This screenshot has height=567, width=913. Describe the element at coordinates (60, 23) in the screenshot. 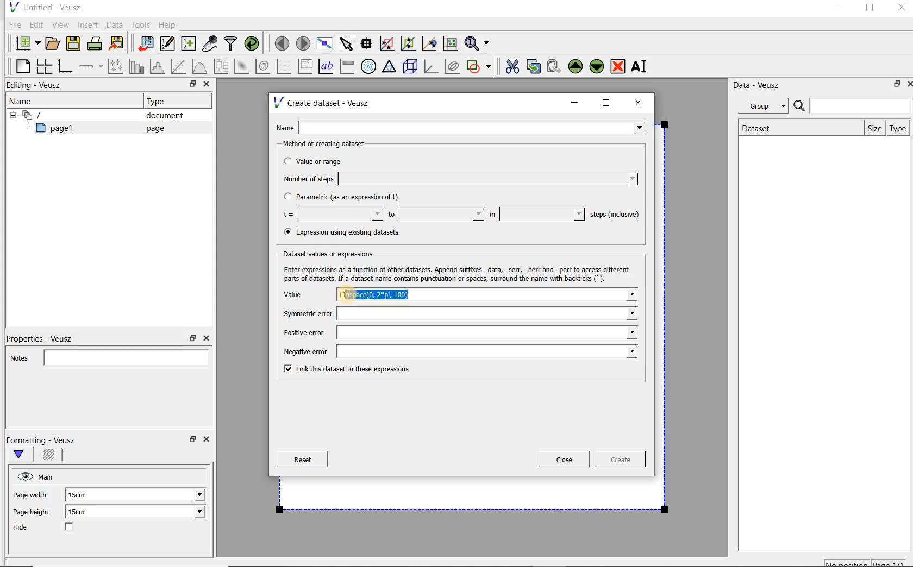

I see `View` at that location.